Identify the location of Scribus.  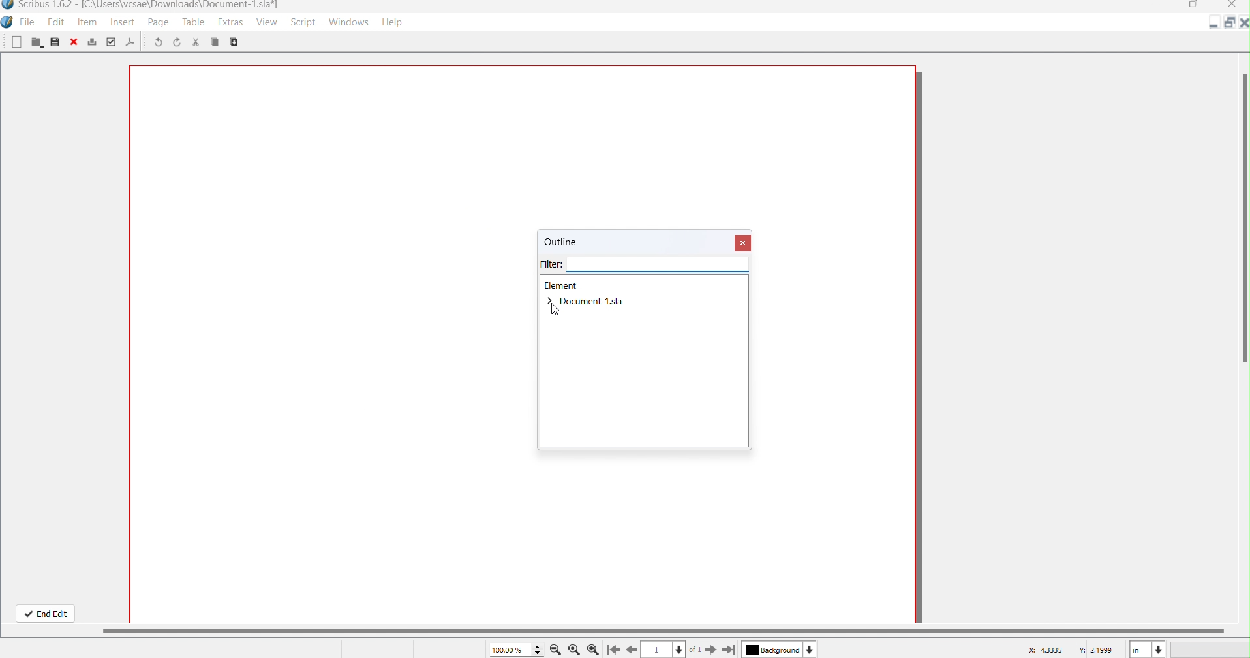
(140, 7).